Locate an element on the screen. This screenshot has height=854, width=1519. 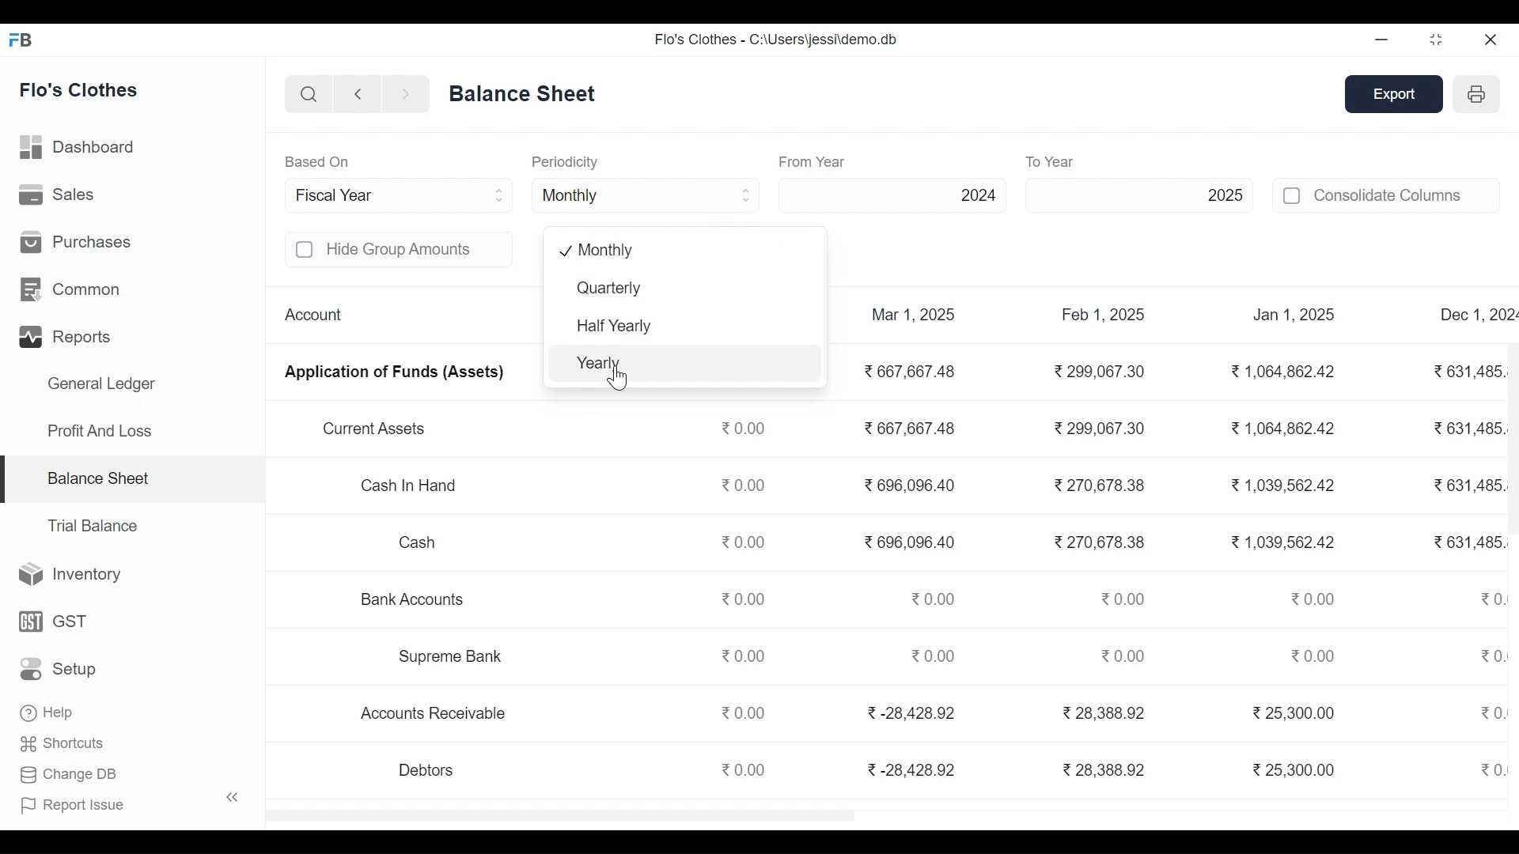
Monthly is located at coordinates (678, 251).